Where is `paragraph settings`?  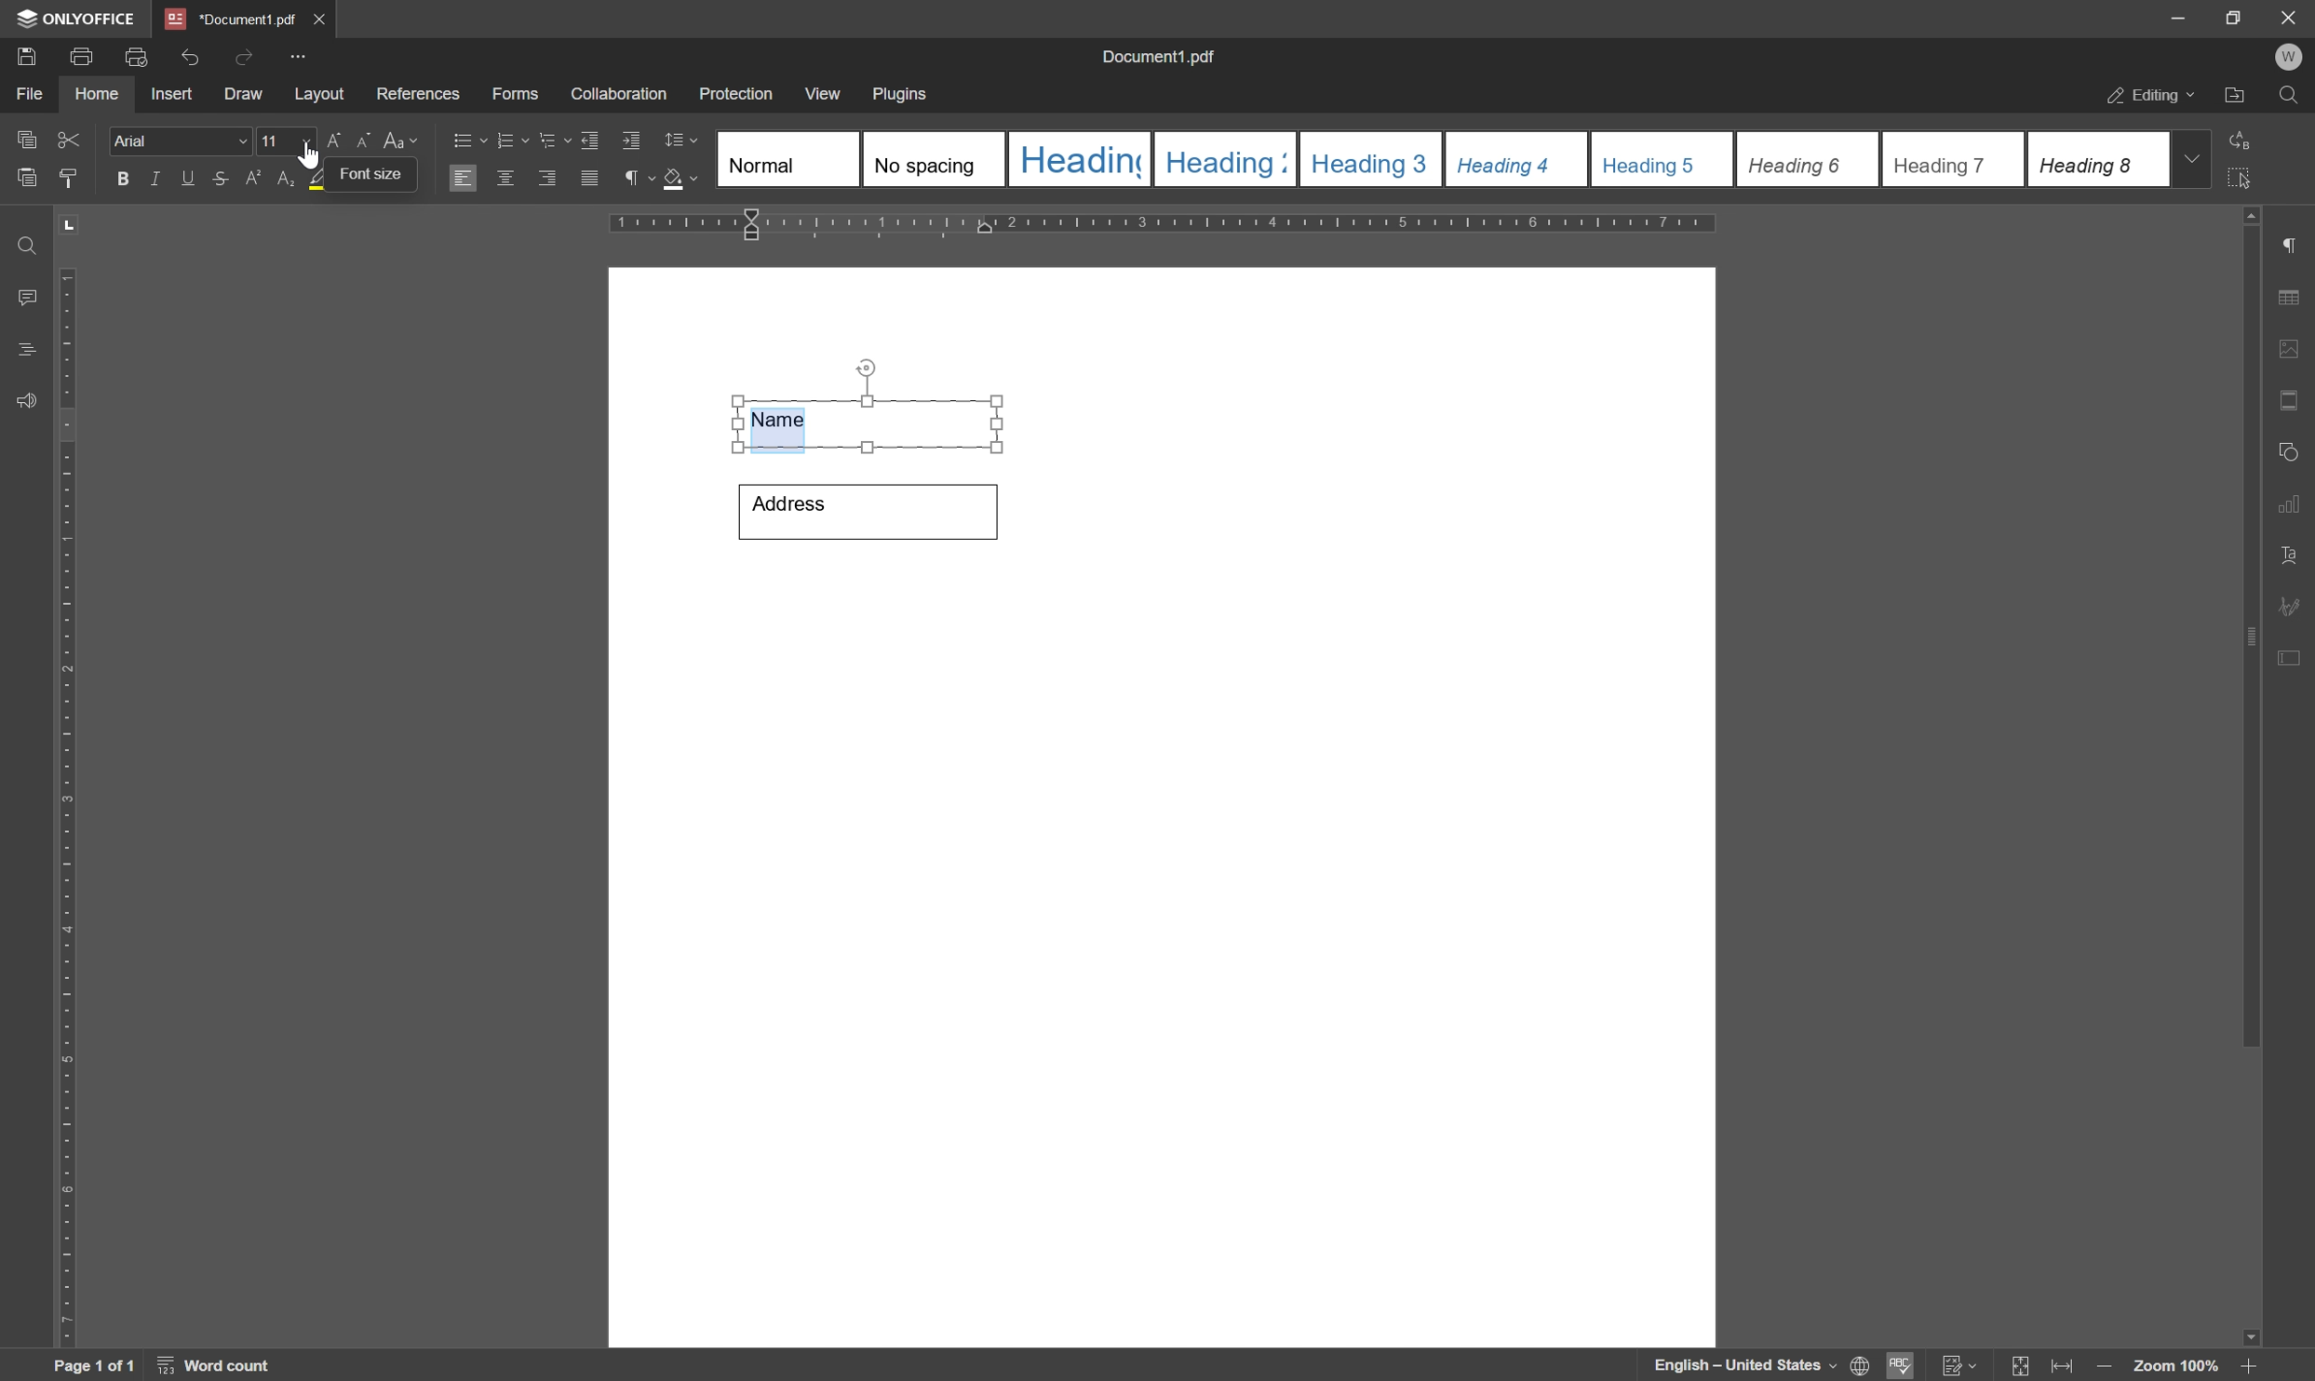
paragraph settings is located at coordinates (2299, 246).